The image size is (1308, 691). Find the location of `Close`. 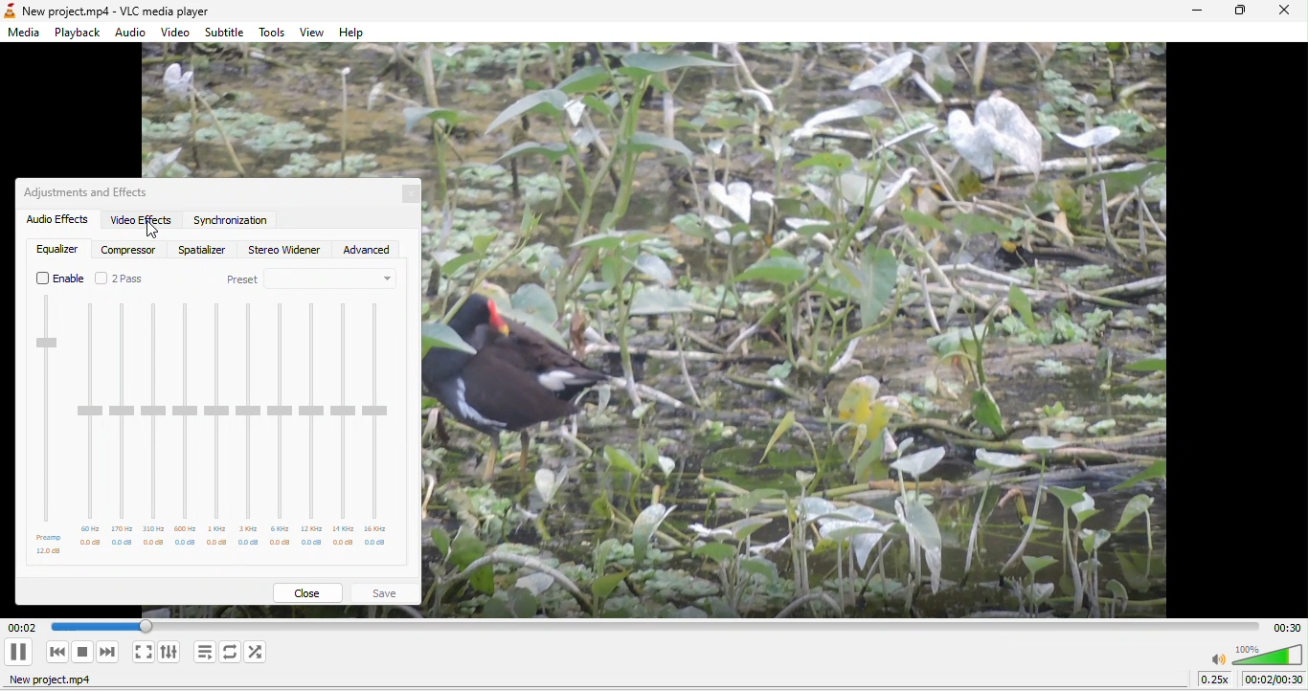

Close is located at coordinates (416, 196).